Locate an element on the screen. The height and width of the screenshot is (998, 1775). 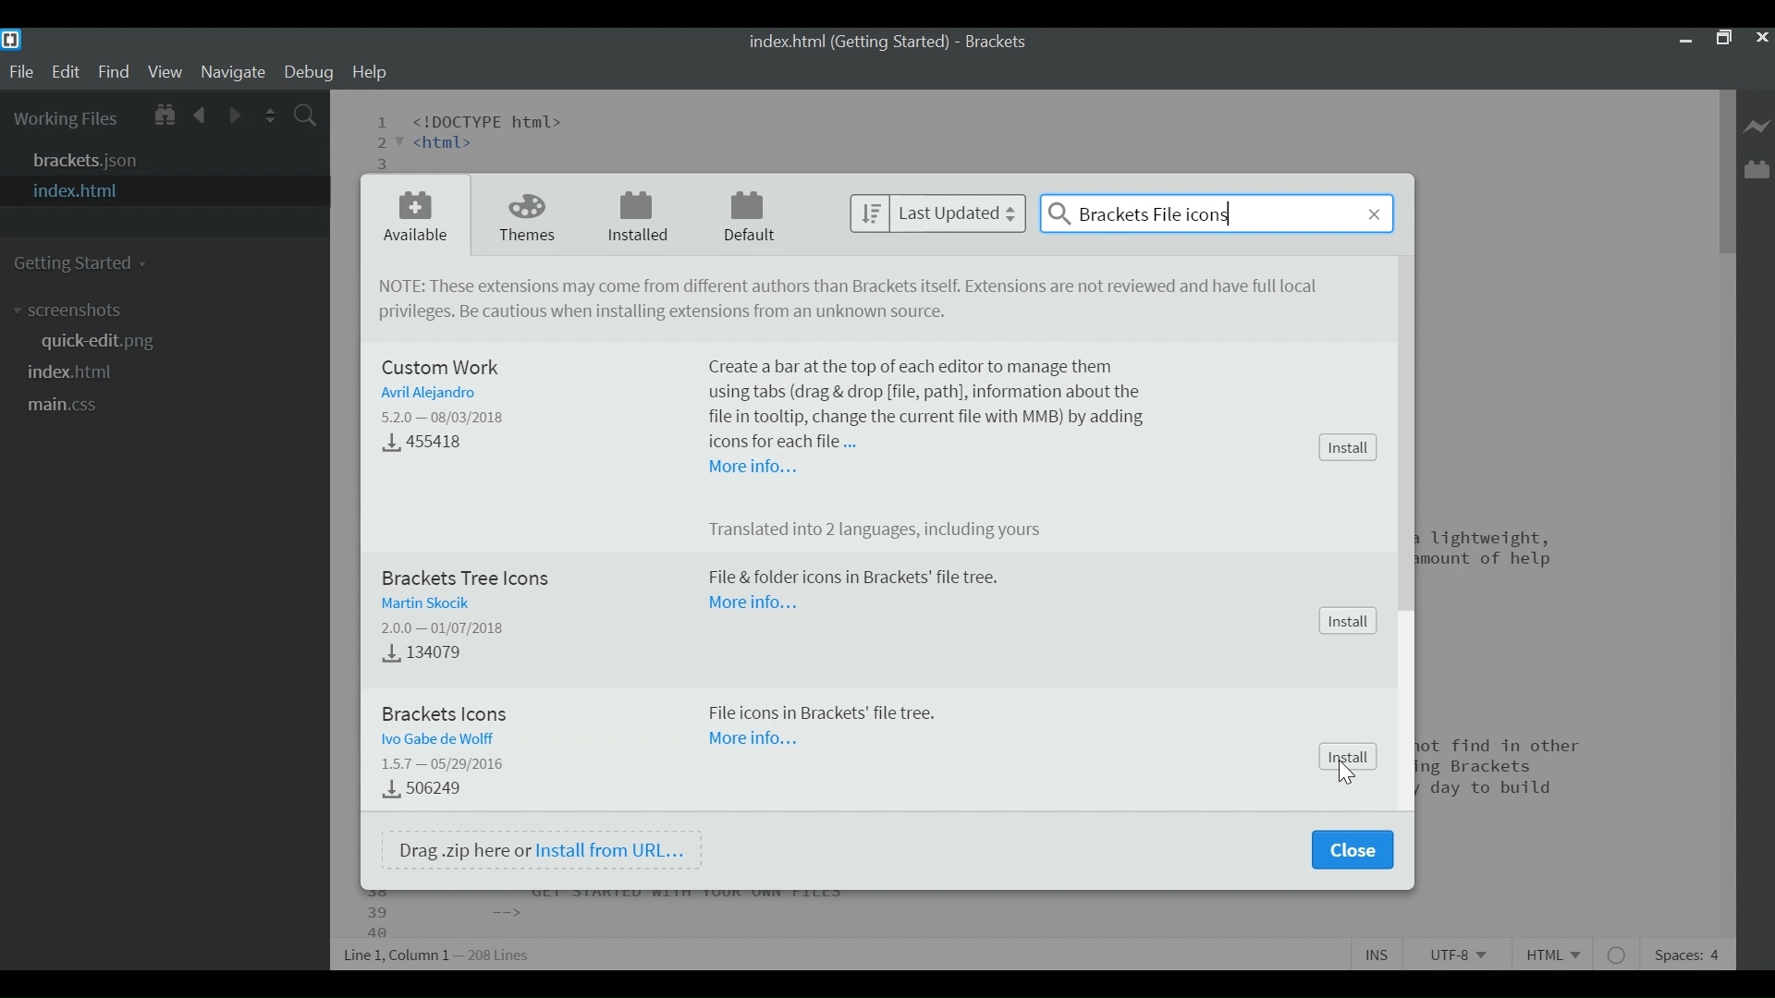
minimize is located at coordinates (1684, 41).